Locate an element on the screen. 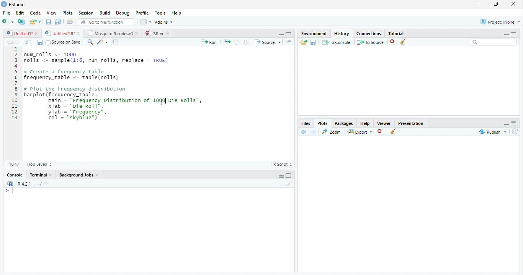  Profile is located at coordinates (143, 13).